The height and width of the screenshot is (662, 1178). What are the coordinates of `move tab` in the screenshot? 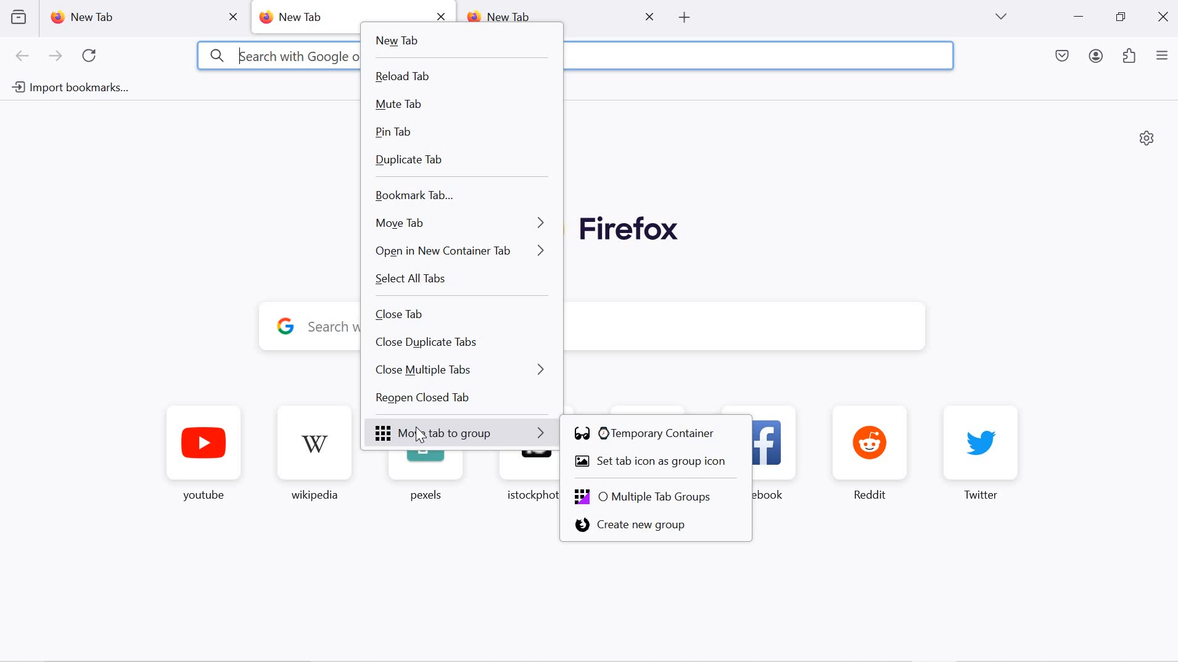 It's located at (464, 221).